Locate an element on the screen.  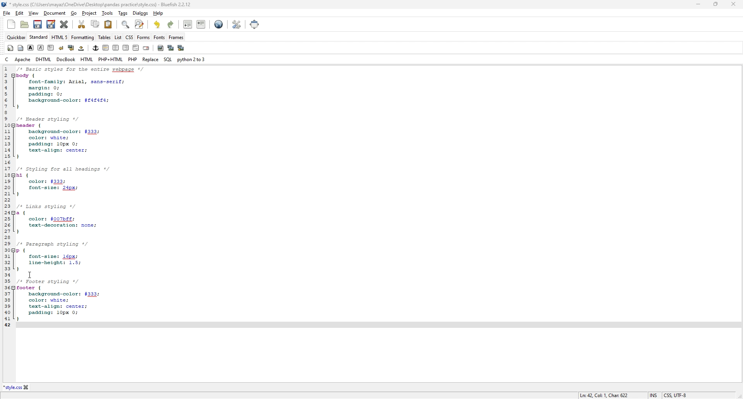
apache is located at coordinates (23, 59).